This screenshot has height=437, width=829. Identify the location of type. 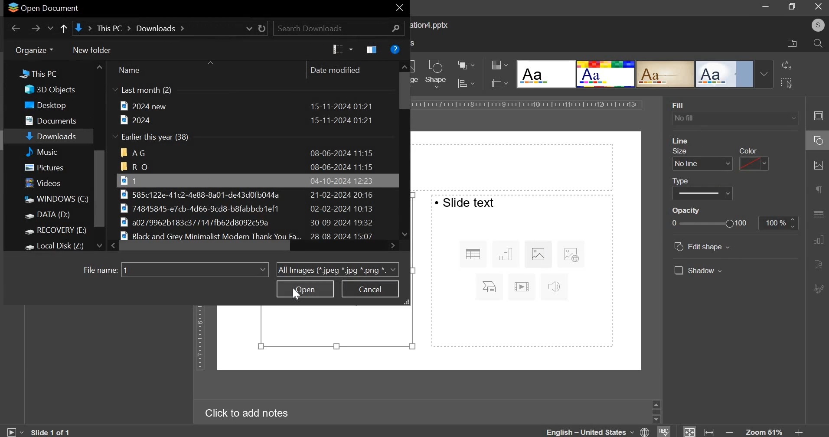
(685, 180).